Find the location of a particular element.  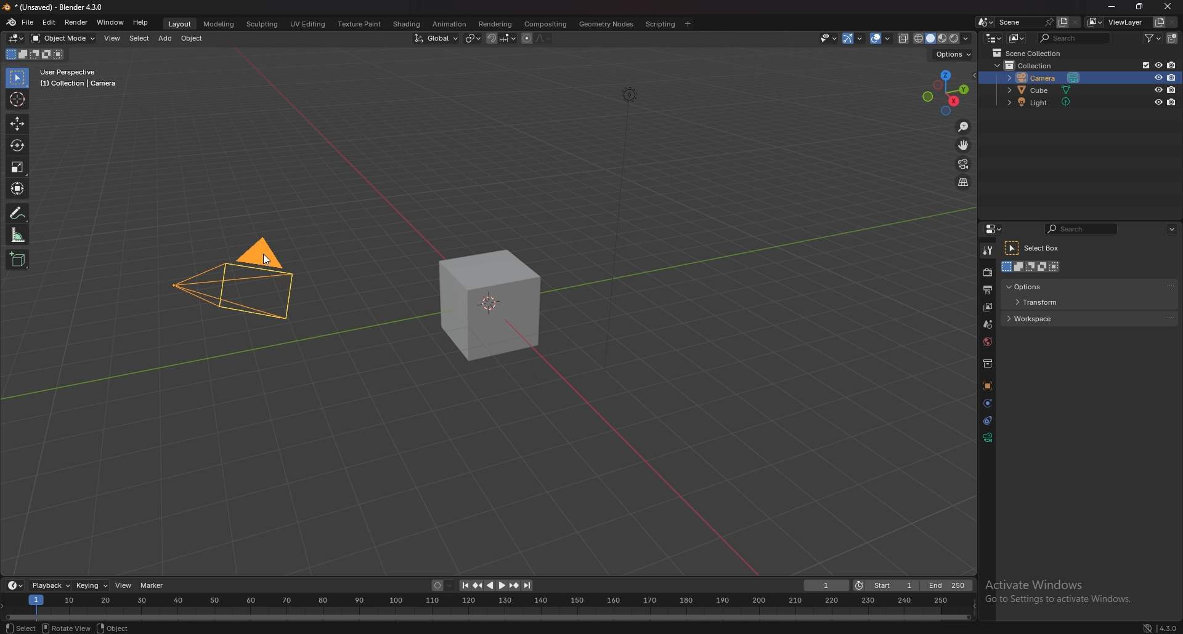

output is located at coordinates (988, 289).